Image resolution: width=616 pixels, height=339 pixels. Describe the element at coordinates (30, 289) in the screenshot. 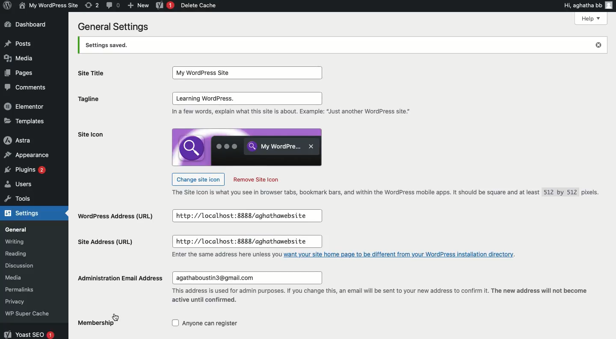

I see `Permalinks` at that location.